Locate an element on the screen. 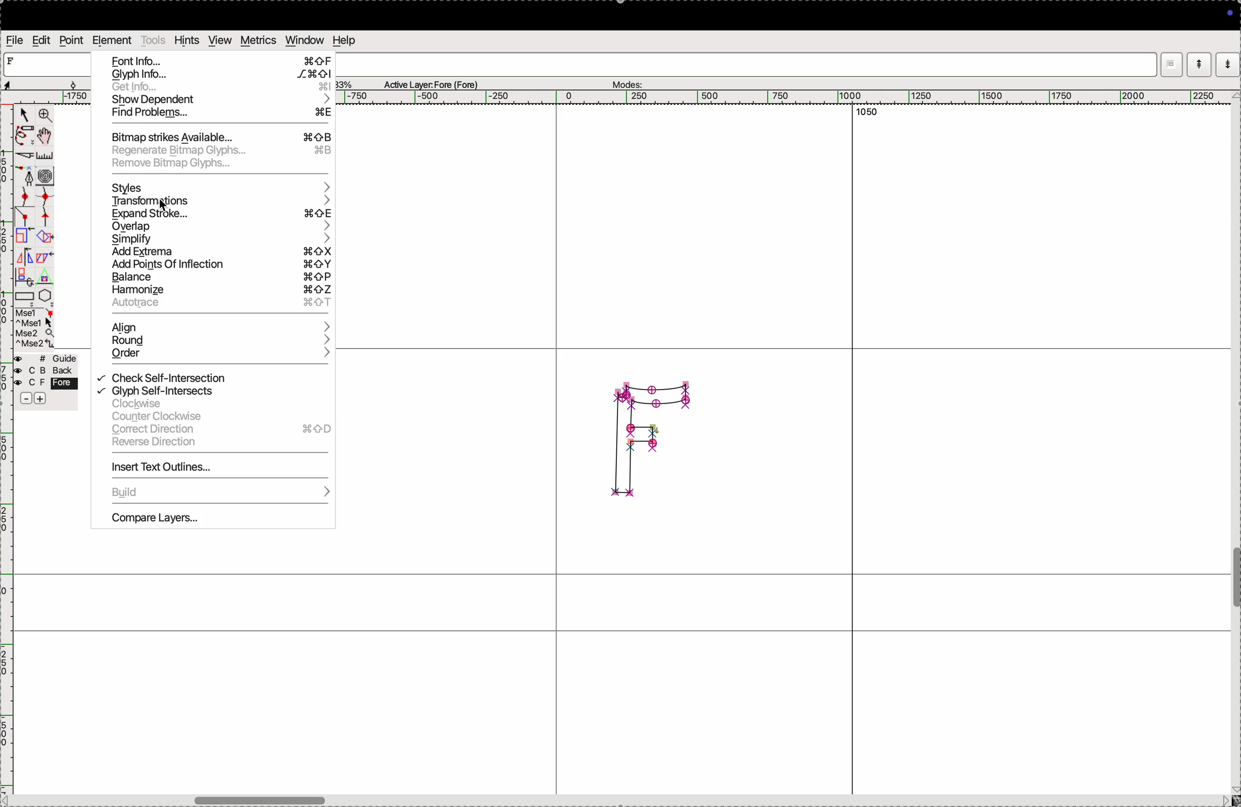  element is located at coordinates (111, 40).